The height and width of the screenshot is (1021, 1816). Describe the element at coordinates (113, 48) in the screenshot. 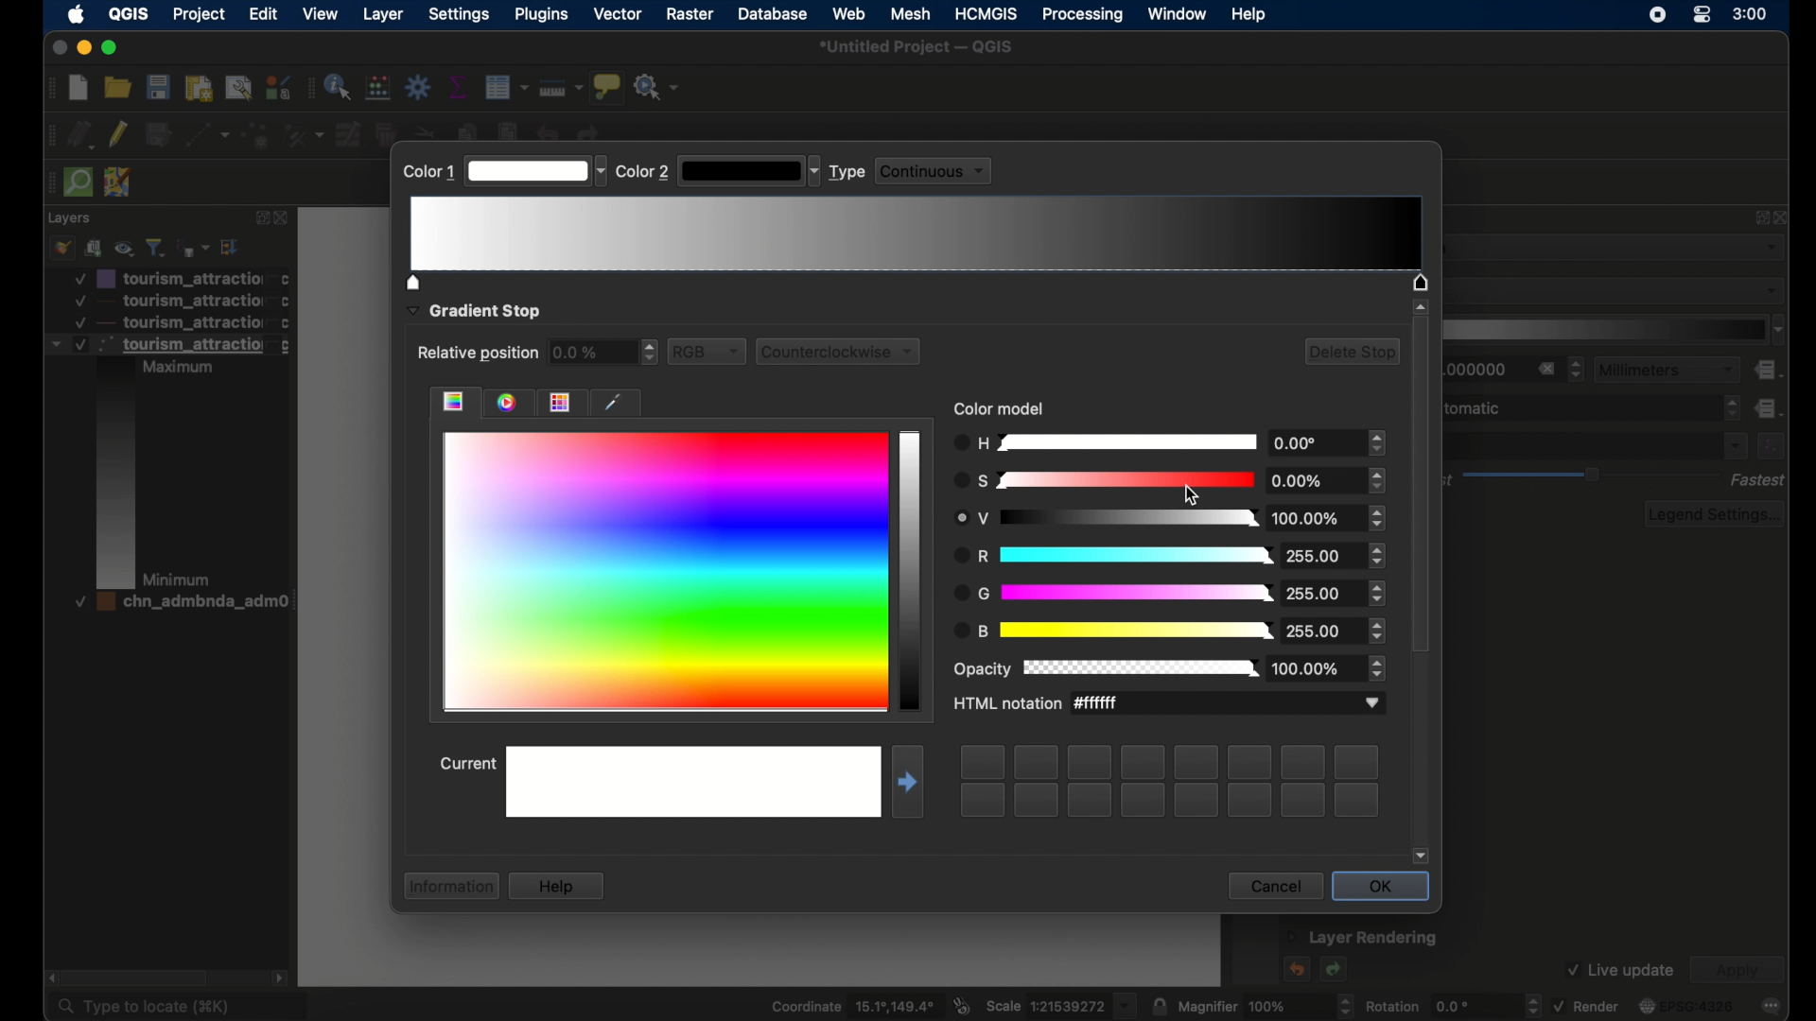

I see `maximize` at that location.